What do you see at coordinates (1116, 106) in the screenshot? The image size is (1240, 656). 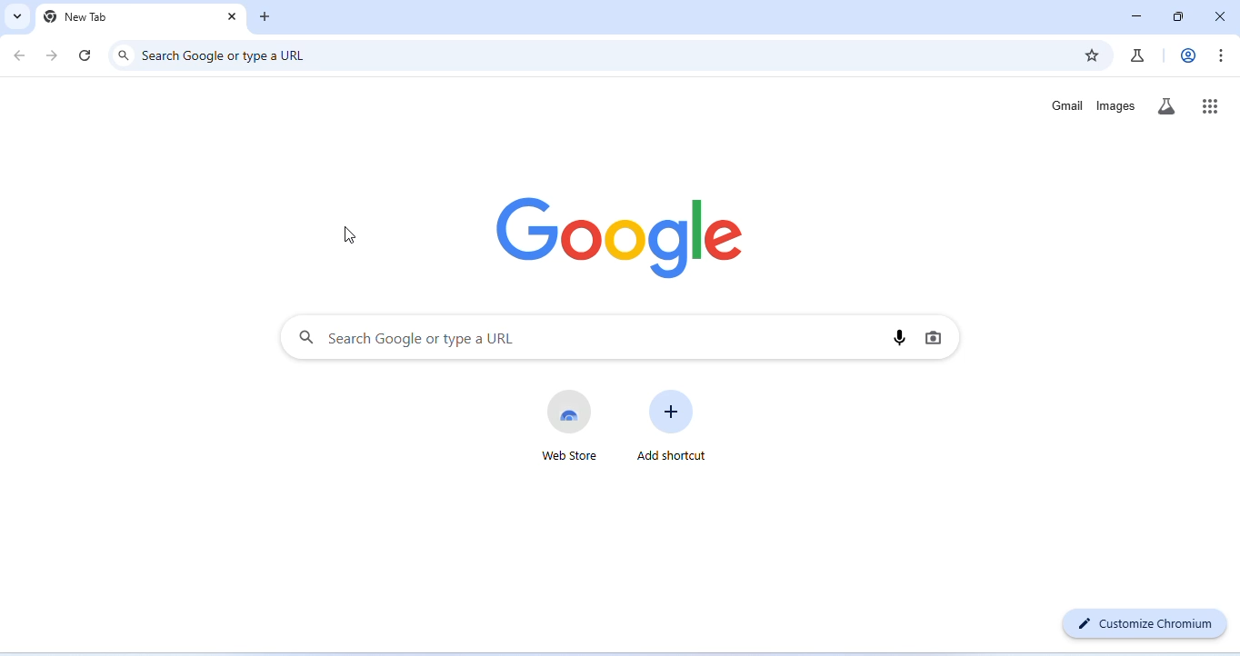 I see `images` at bounding box center [1116, 106].